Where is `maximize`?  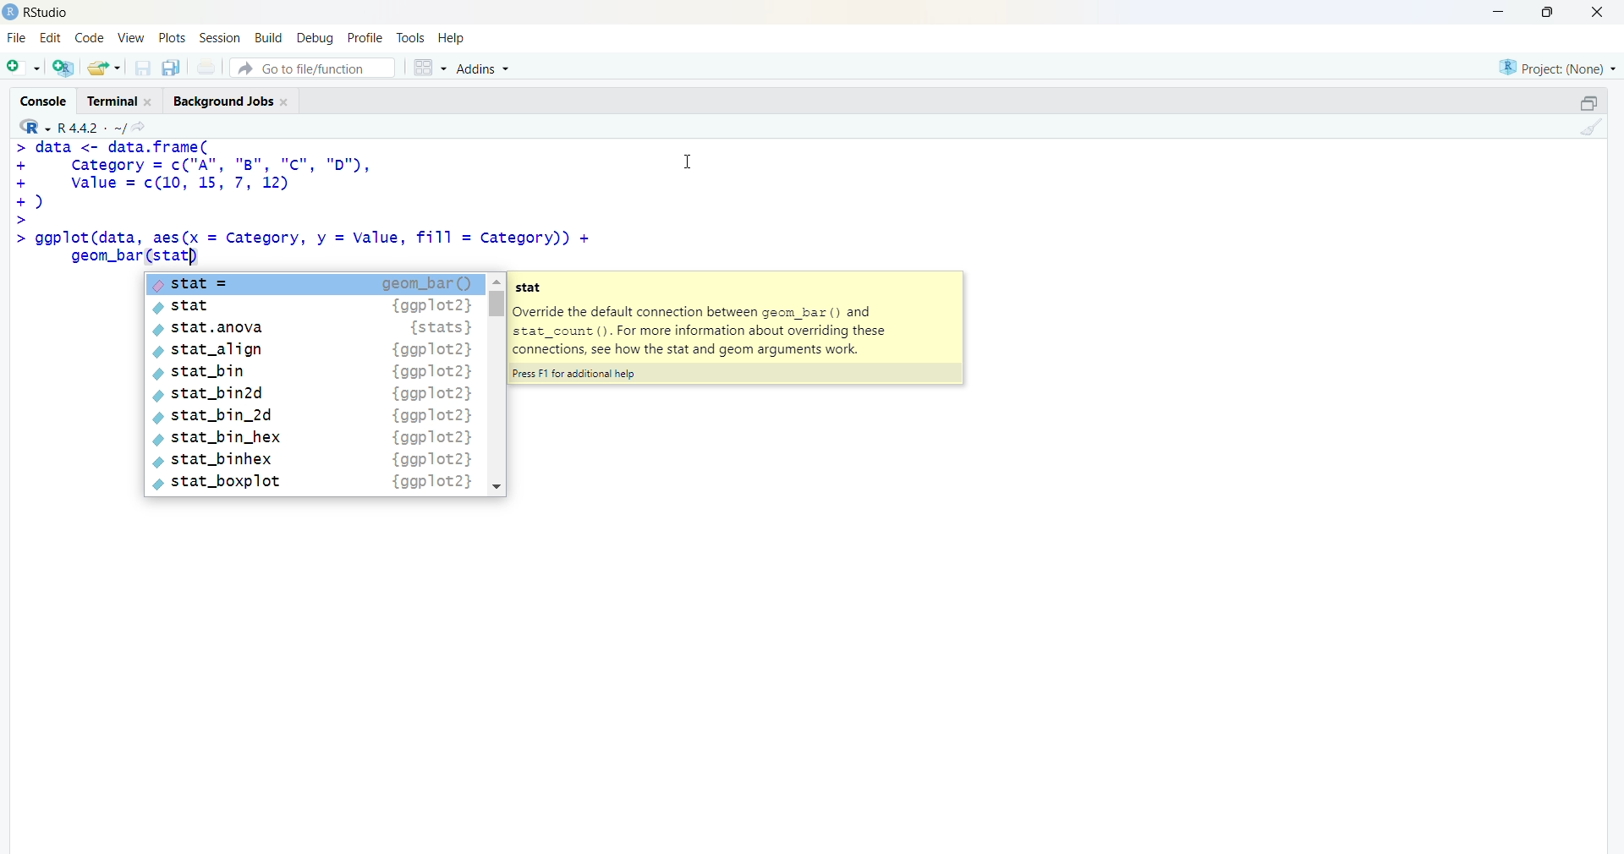
maximize is located at coordinates (1553, 12).